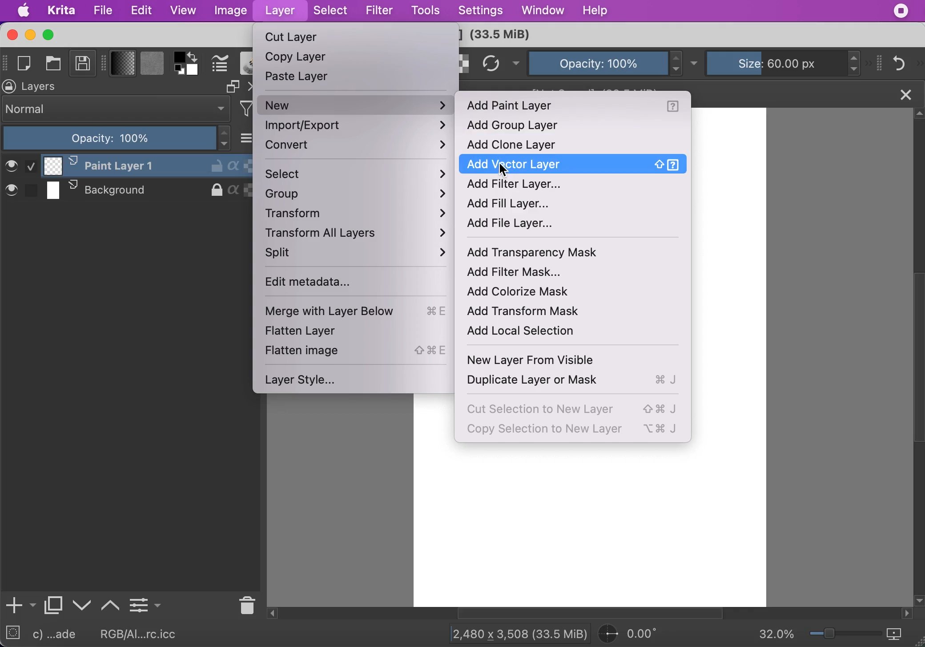 The width and height of the screenshot is (925, 647). I want to click on create a new document, so click(27, 64).